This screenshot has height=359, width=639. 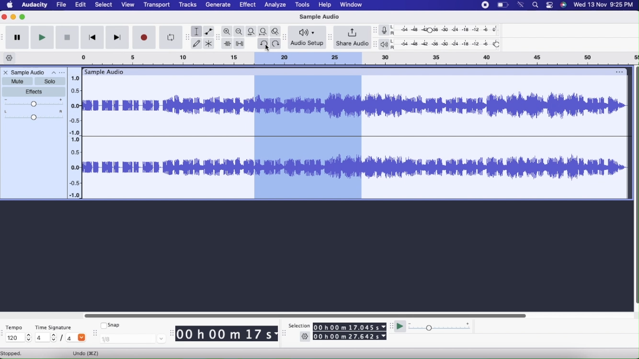 What do you see at coordinates (239, 31) in the screenshot?
I see `Zoom out` at bounding box center [239, 31].